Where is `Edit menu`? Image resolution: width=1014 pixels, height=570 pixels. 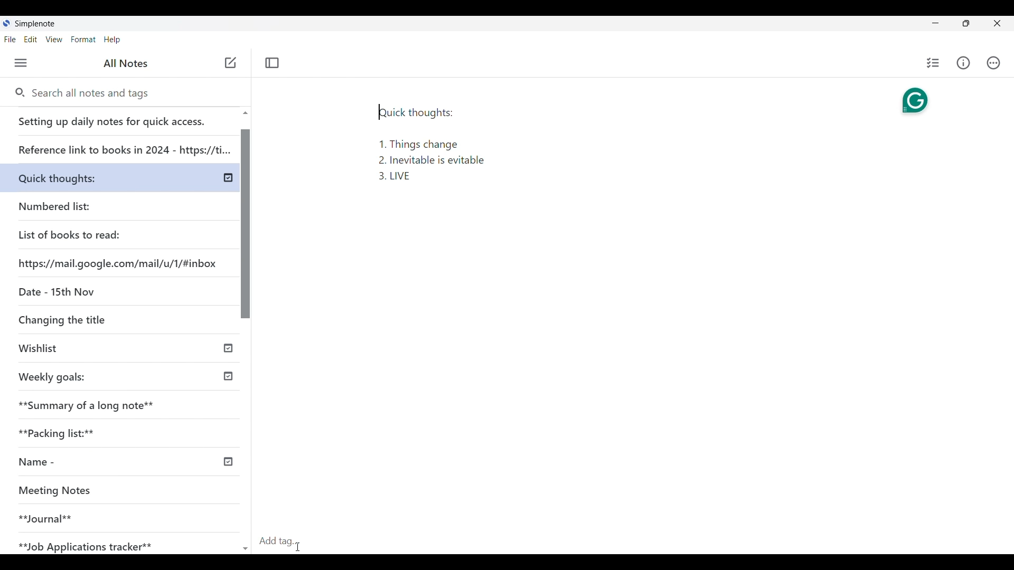
Edit menu is located at coordinates (31, 40).